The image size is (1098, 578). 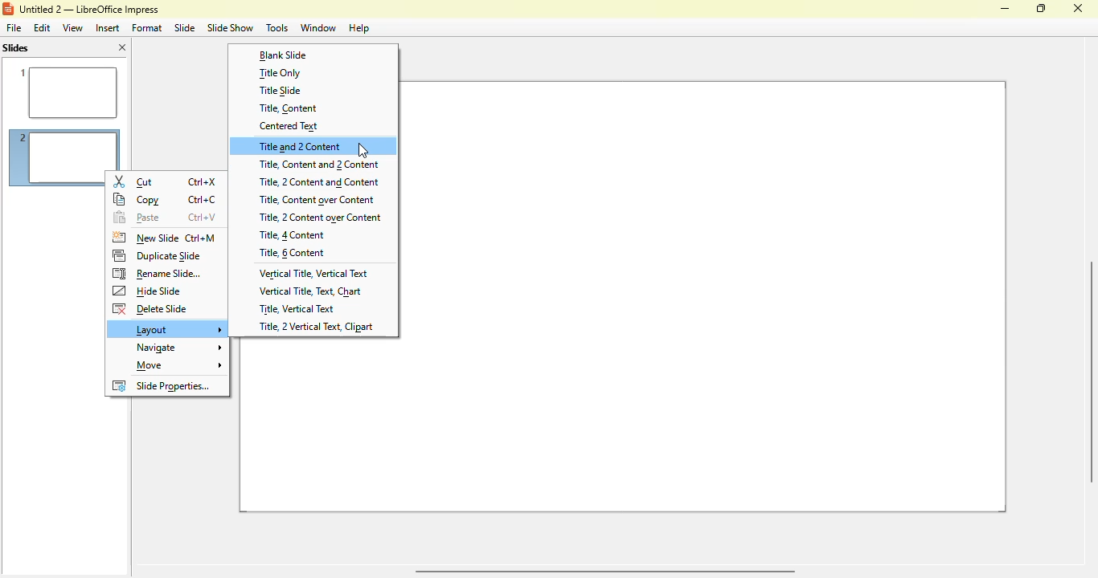 What do you see at coordinates (158, 273) in the screenshot?
I see `rename slide` at bounding box center [158, 273].